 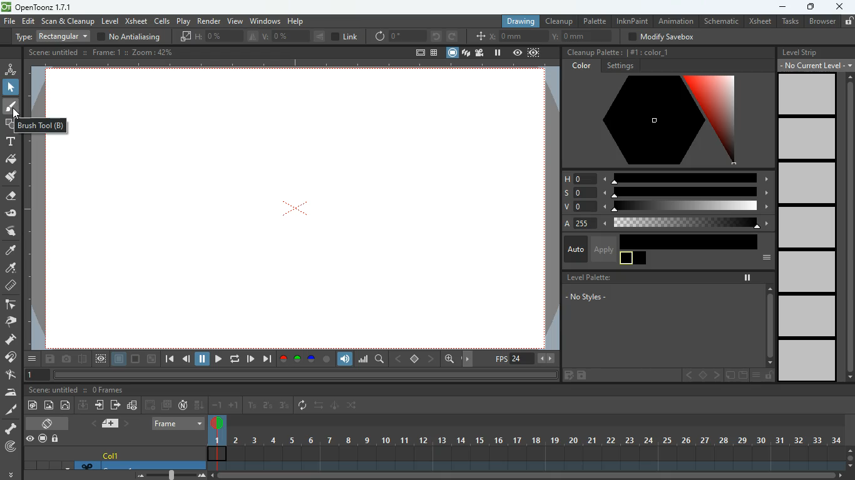 What do you see at coordinates (816, 65) in the screenshot?
I see `no current level` at bounding box center [816, 65].